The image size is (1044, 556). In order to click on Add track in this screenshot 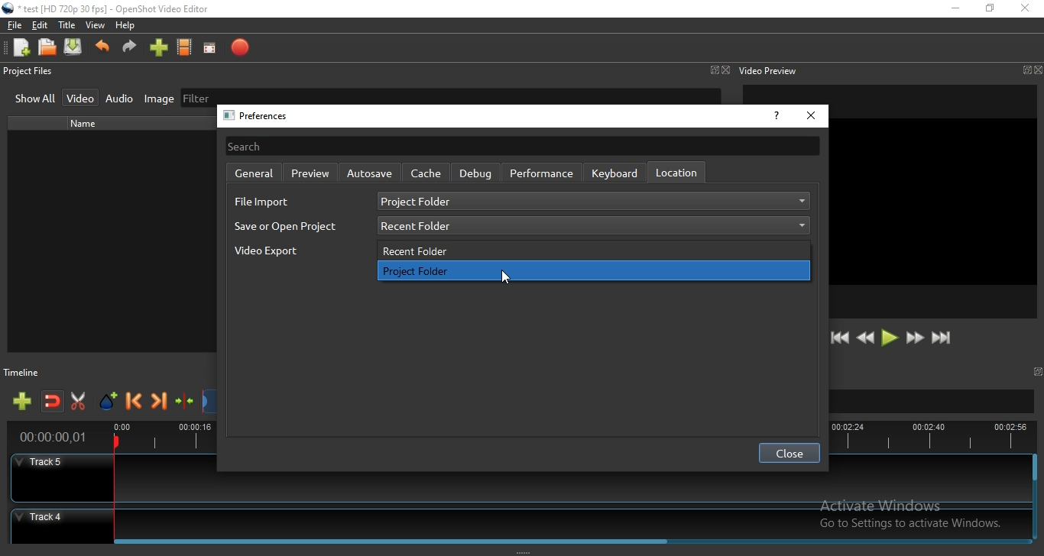, I will do `click(24, 402)`.